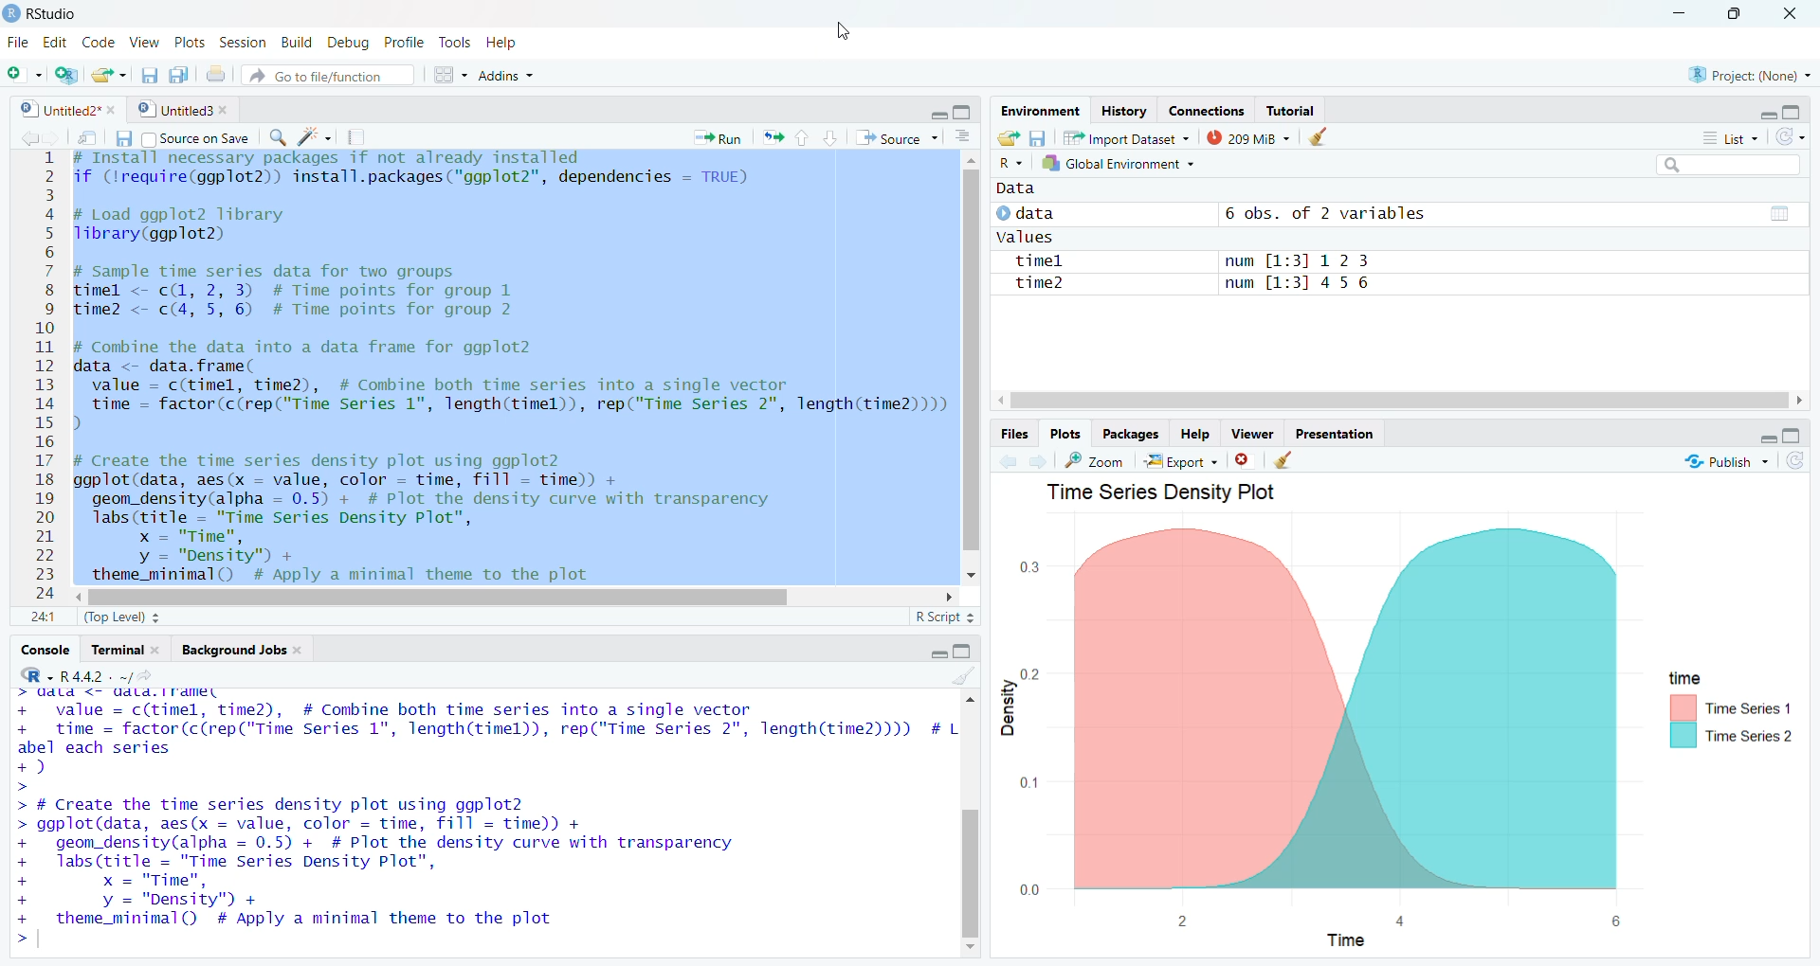  Describe the element at coordinates (962, 651) in the screenshot. I see `Maximize` at that location.